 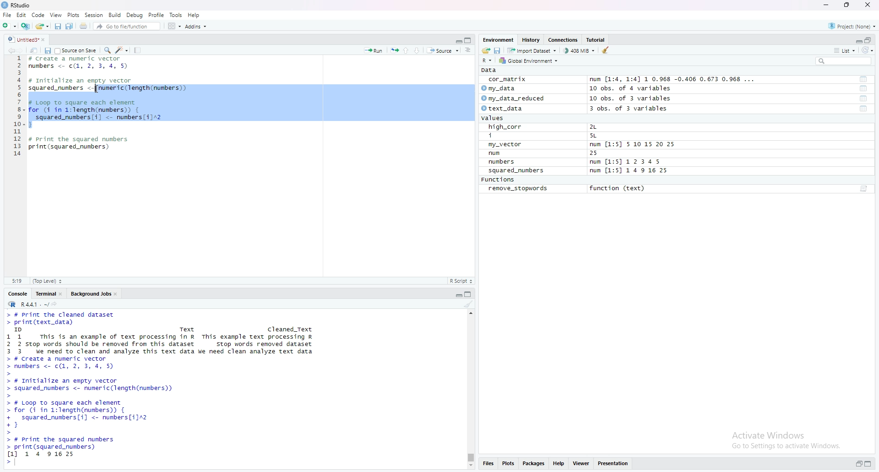 What do you see at coordinates (534, 464) in the screenshot?
I see `Packages` at bounding box center [534, 464].